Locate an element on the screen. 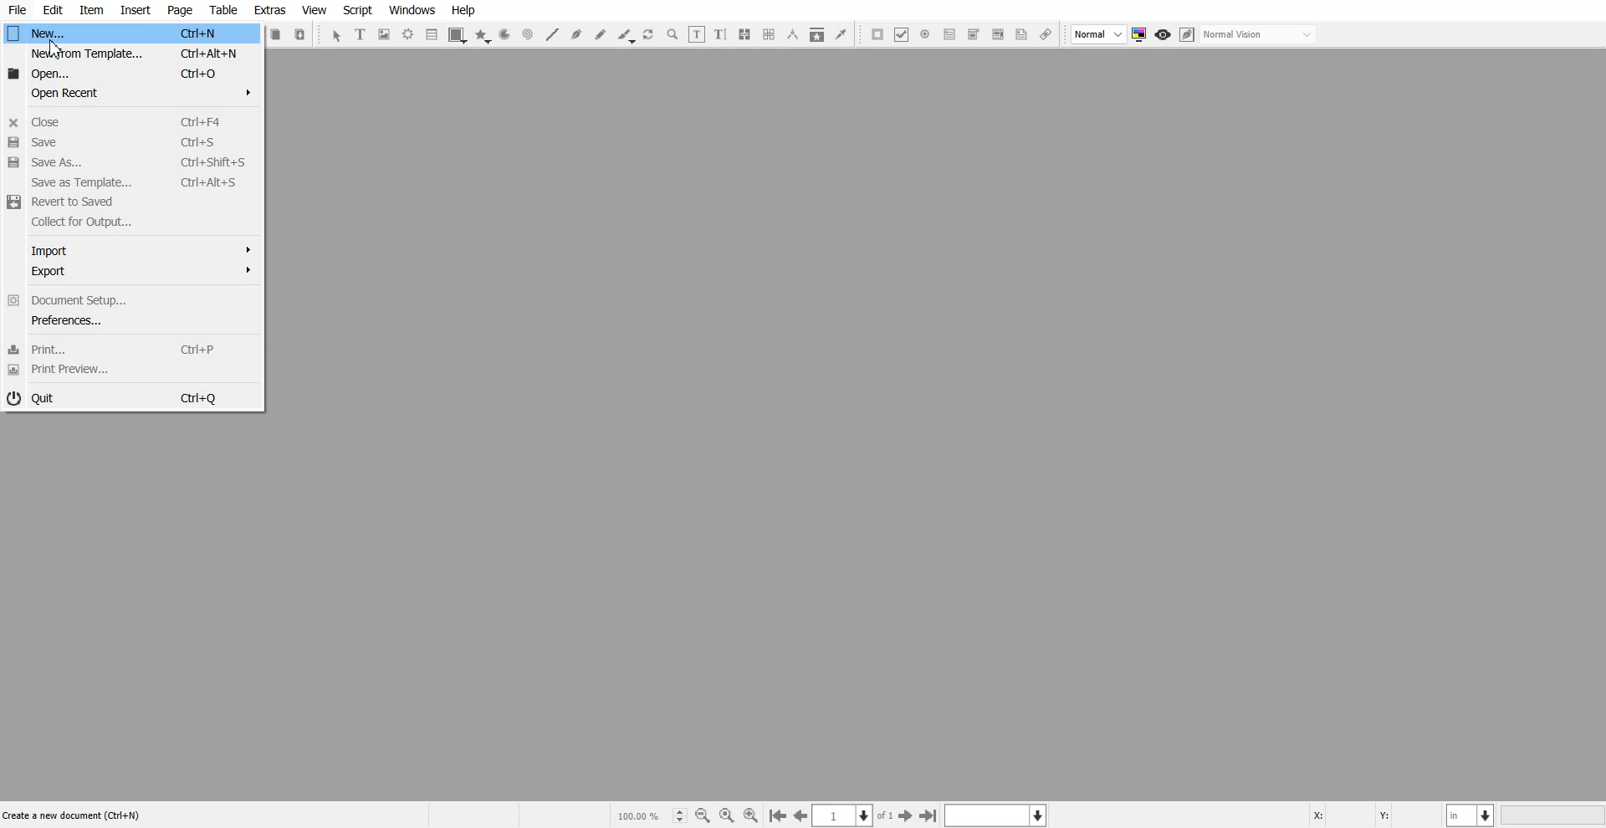 The width and height of the screenshot is (1606, 828). Help is located at coordinates (463, 10).